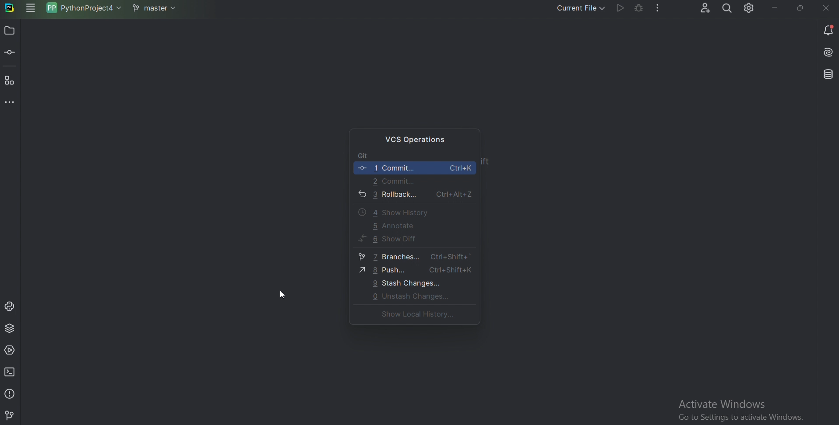 The height and width of the screenshot is (425, 839). Describe the element at coordinates (824, 8) in the screenshot. I see `Cross` at that location.